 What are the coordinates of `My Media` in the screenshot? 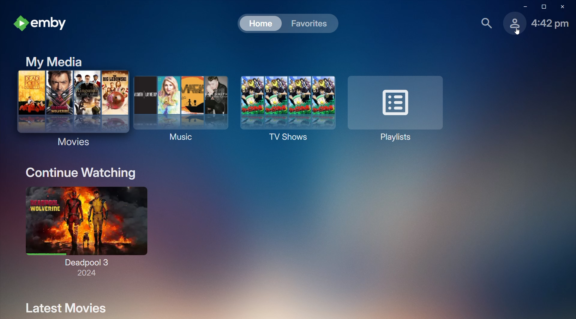 It's located at (52, 62).